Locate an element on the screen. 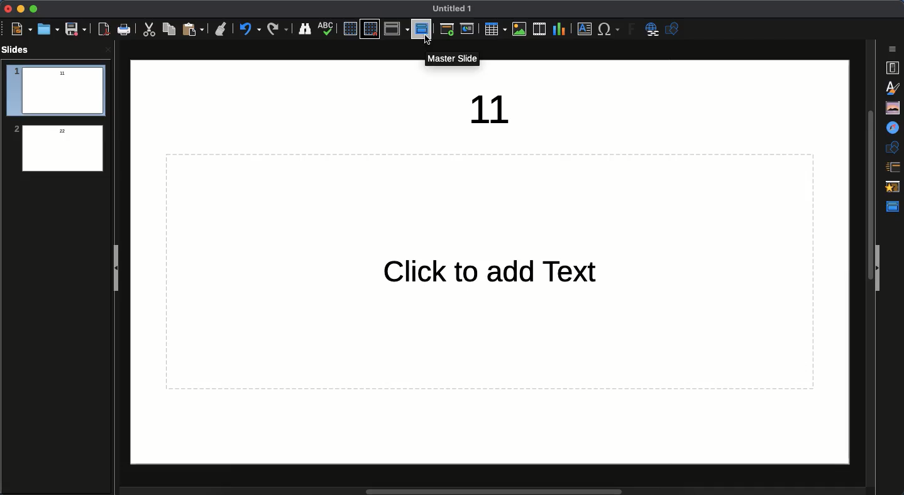  Properties is located at coordinates (892, 68).